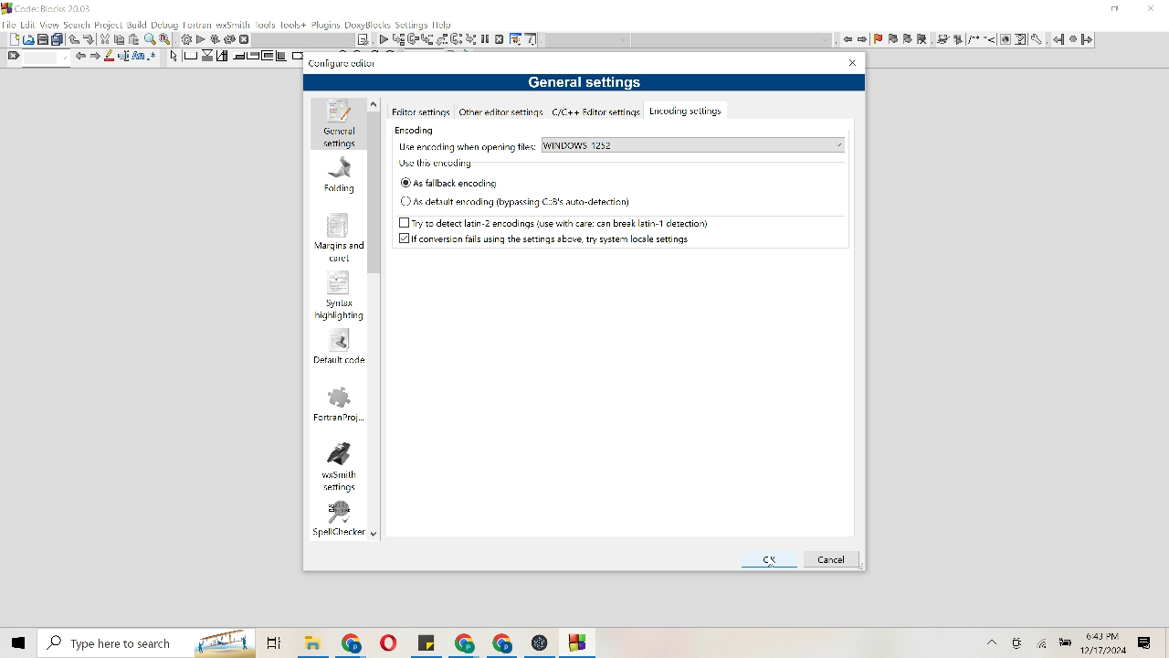 Image resolution: width=1169 pixels, height=658 pixels. What do you see at coordinates (166, 39) in the screenshot?
I see `Replace` at bounding box center [166, 39].